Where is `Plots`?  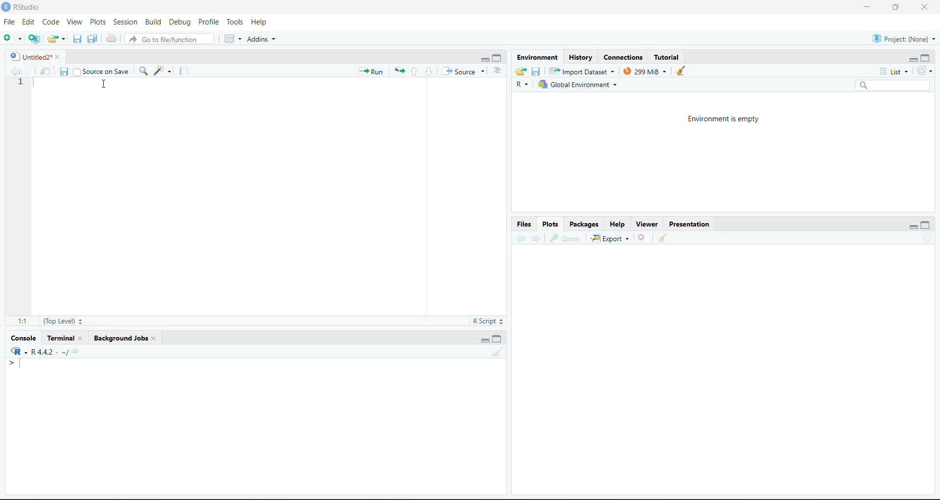
Plots is located at coordinates (97, 22).